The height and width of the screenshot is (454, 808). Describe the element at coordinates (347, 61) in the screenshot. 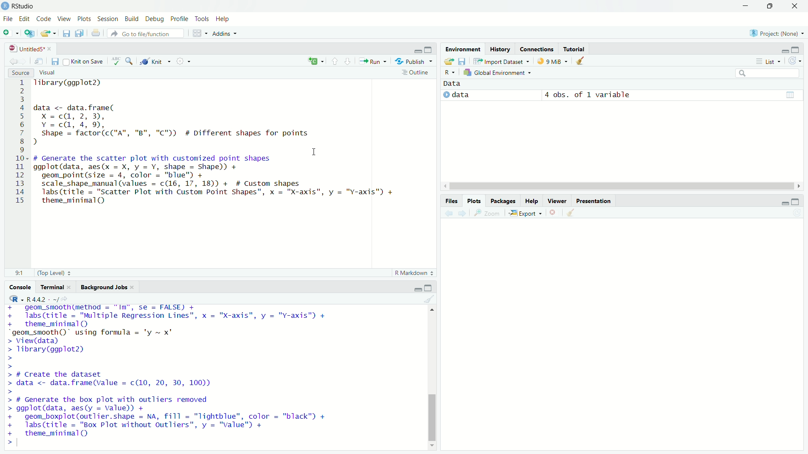

I see `Go to next section/chunk` at that location.